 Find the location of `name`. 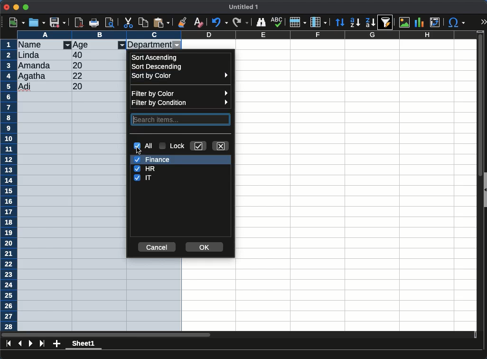

name is located at coordinates (35, 44).